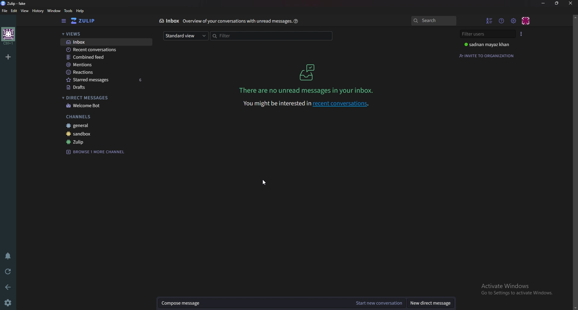 Image resolution: width=578 pixels, height=310 pixels. I want to click on Vertical Scroll bar, so click(574, 162).